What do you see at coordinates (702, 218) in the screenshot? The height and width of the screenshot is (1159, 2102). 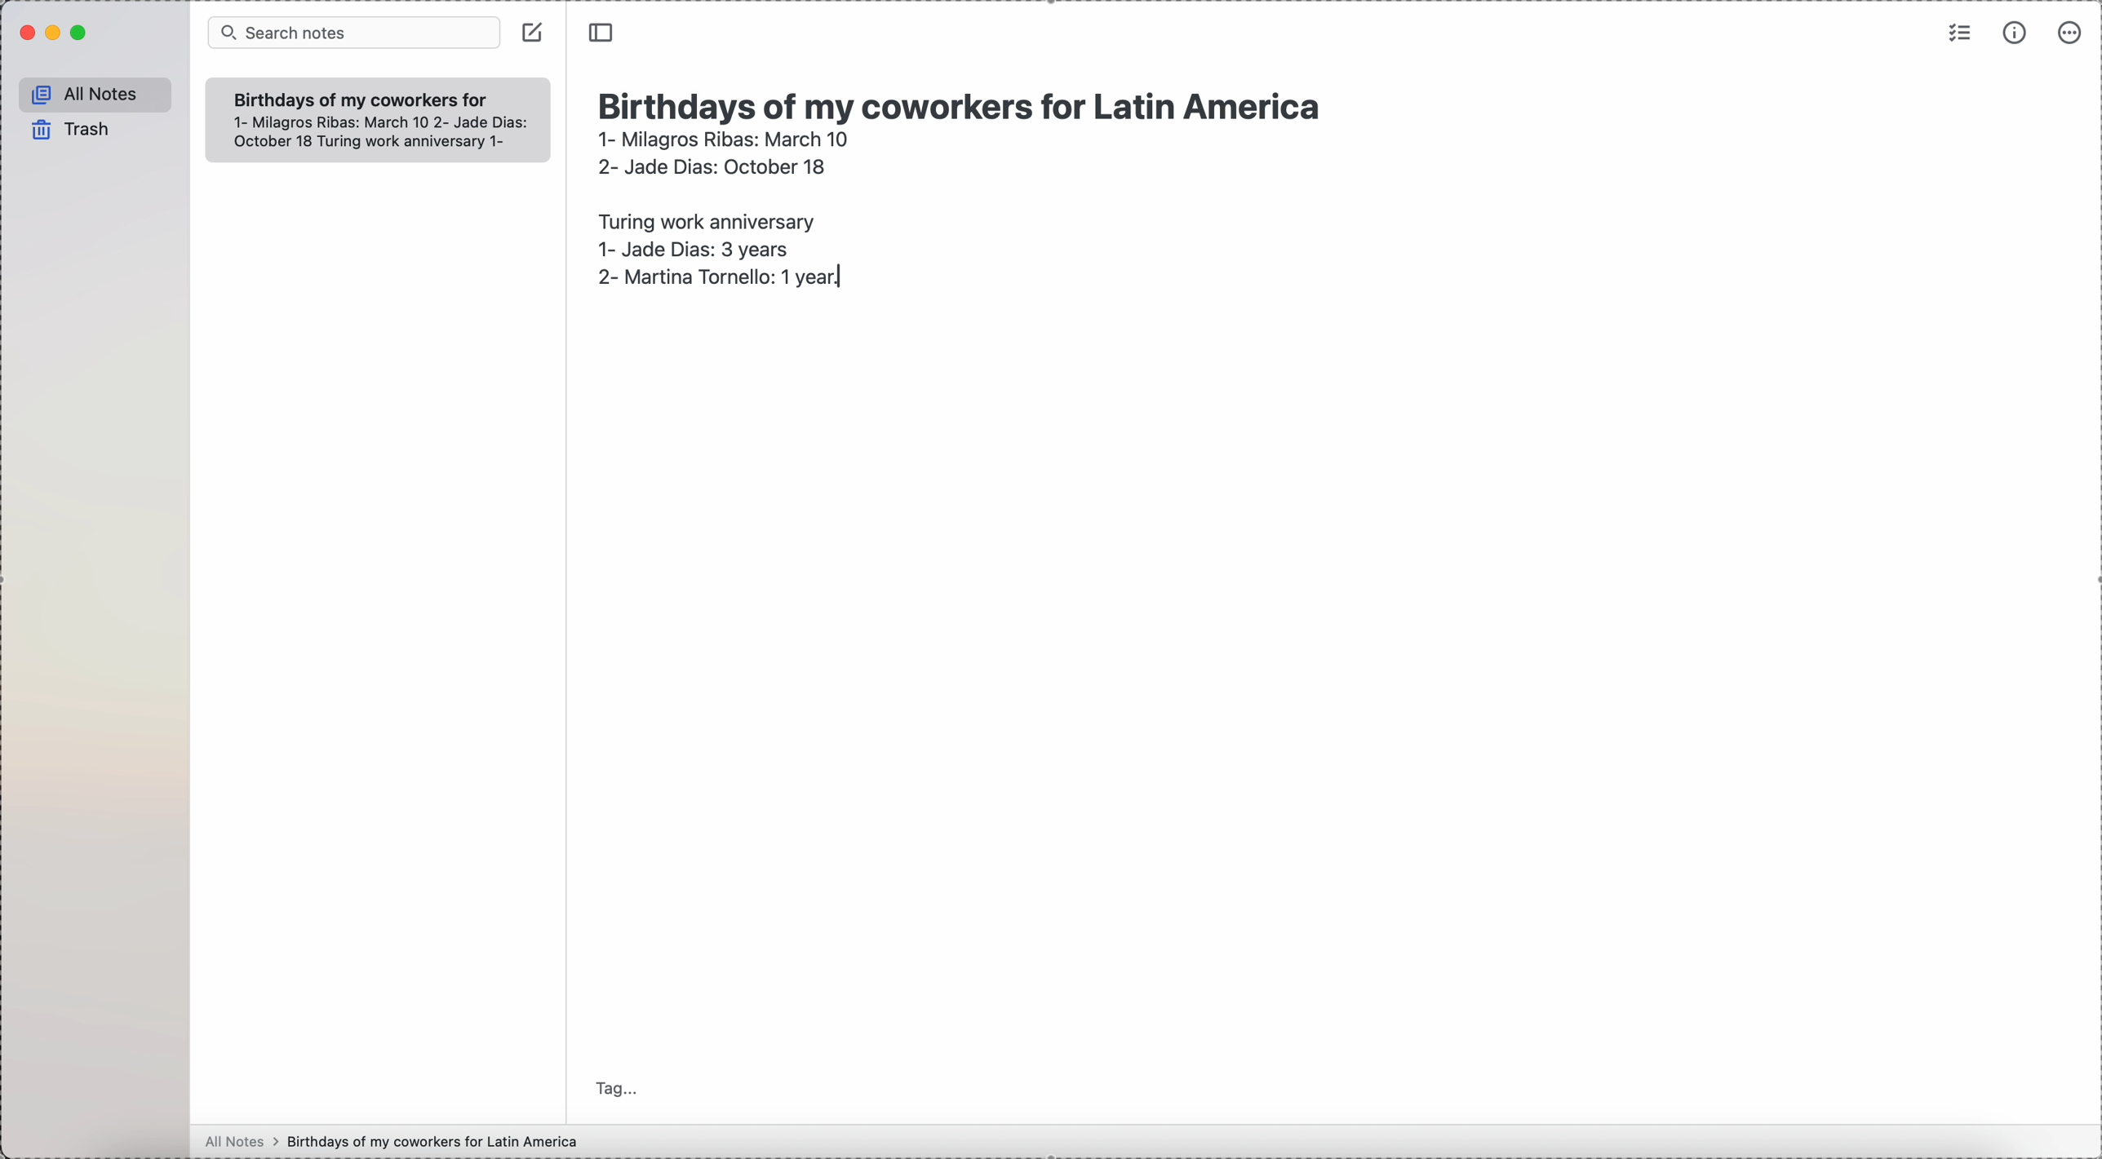 I see `Turing work anniversary` at bounding box center [702, 218].